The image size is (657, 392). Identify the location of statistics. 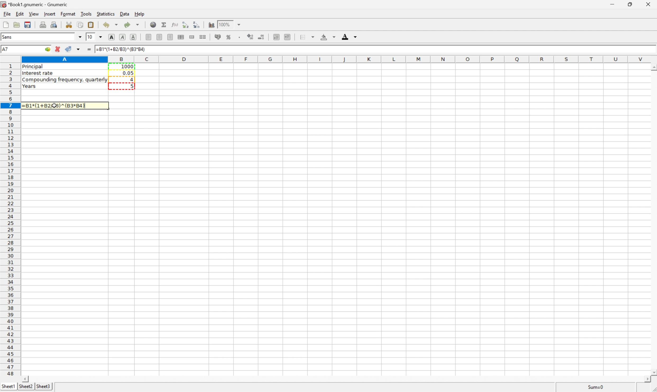
(106, 14).